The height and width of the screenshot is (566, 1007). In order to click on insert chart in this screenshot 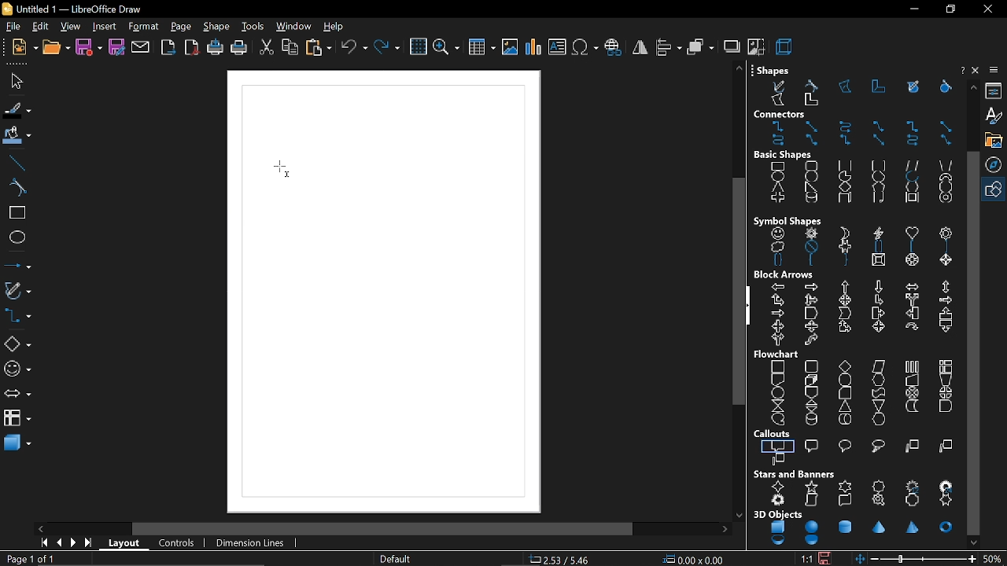, I will do `click(532, 47)`.